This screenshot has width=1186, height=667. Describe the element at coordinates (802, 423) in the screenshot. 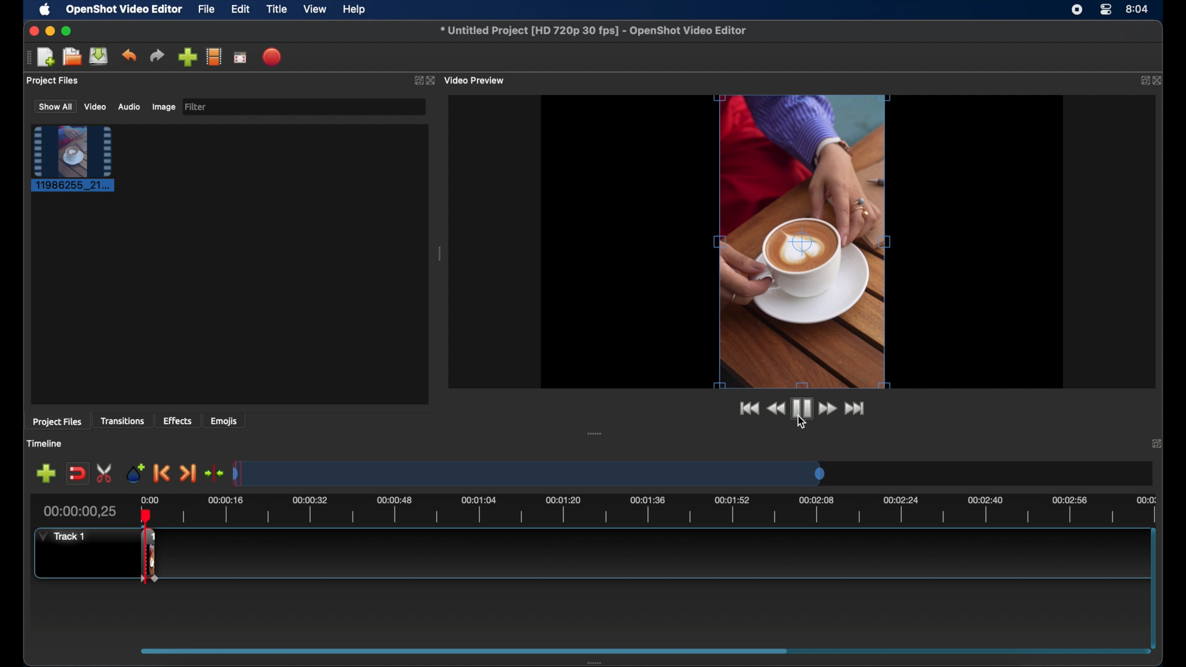

I see `cursor` at that location.